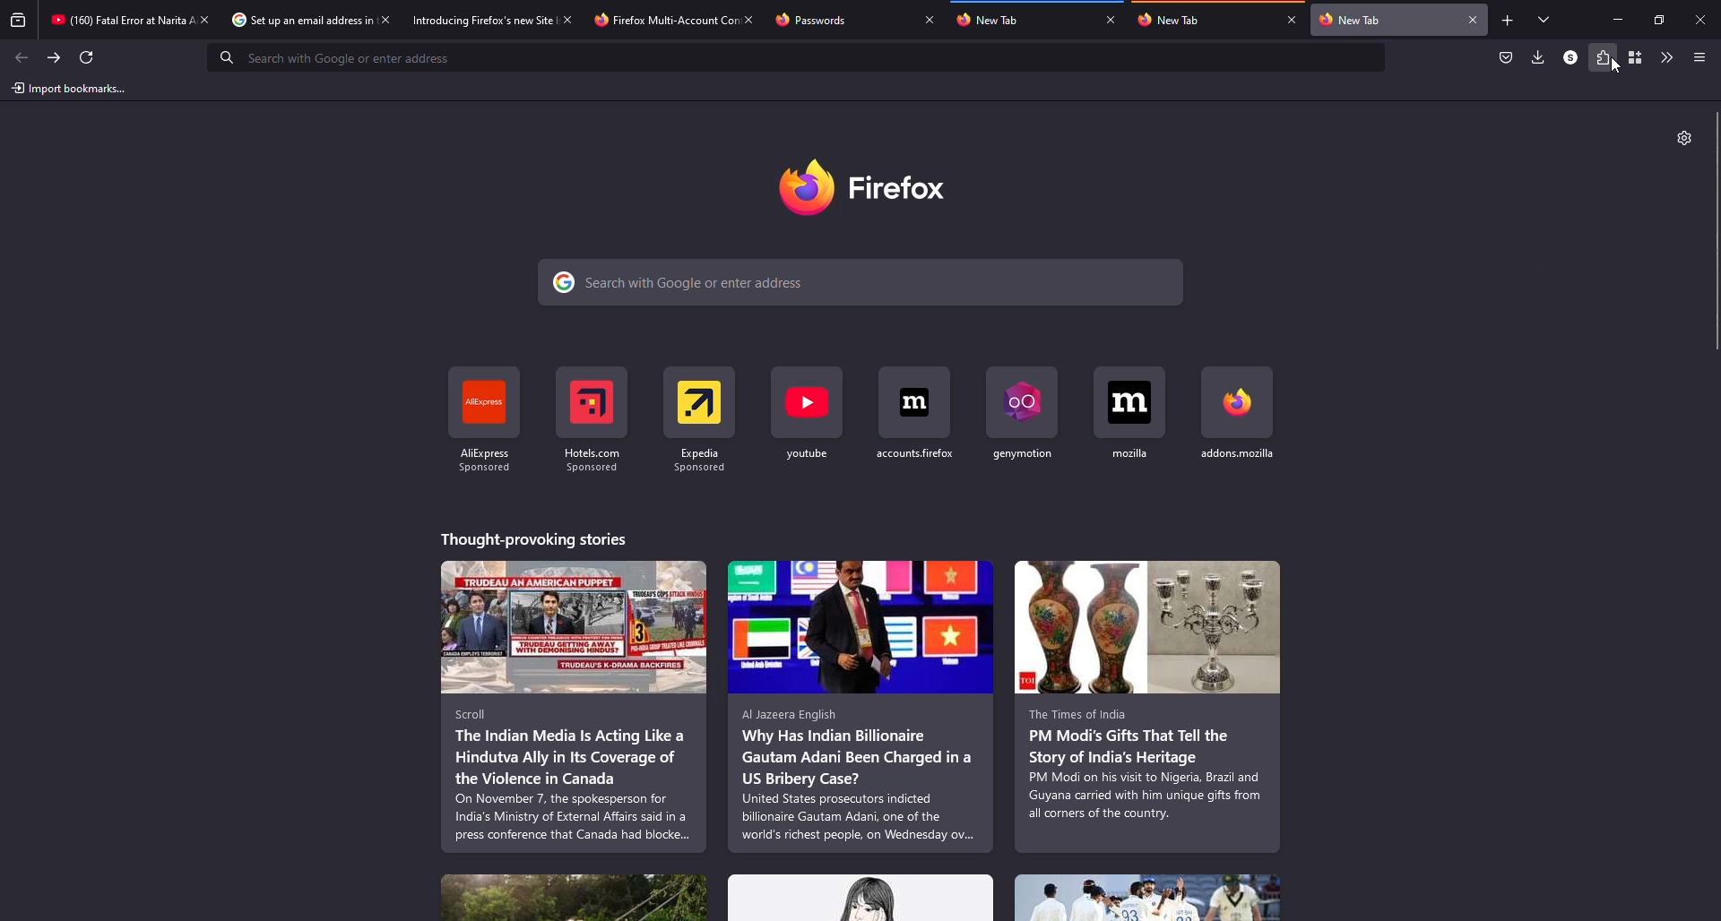  Describe the element at coordinates (487, 423) in the screenshot. I see `shortcut` at that location.